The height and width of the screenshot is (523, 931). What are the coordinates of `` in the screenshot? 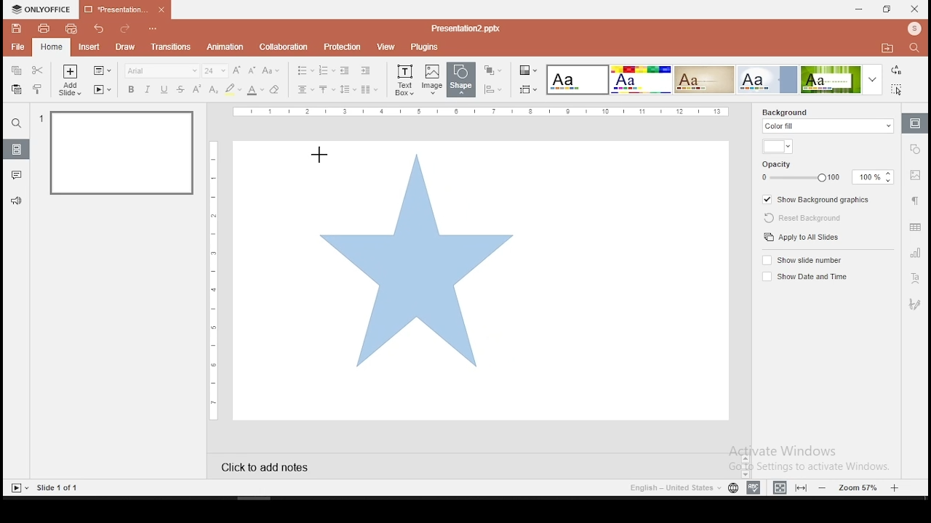 It's located at (914, 304).